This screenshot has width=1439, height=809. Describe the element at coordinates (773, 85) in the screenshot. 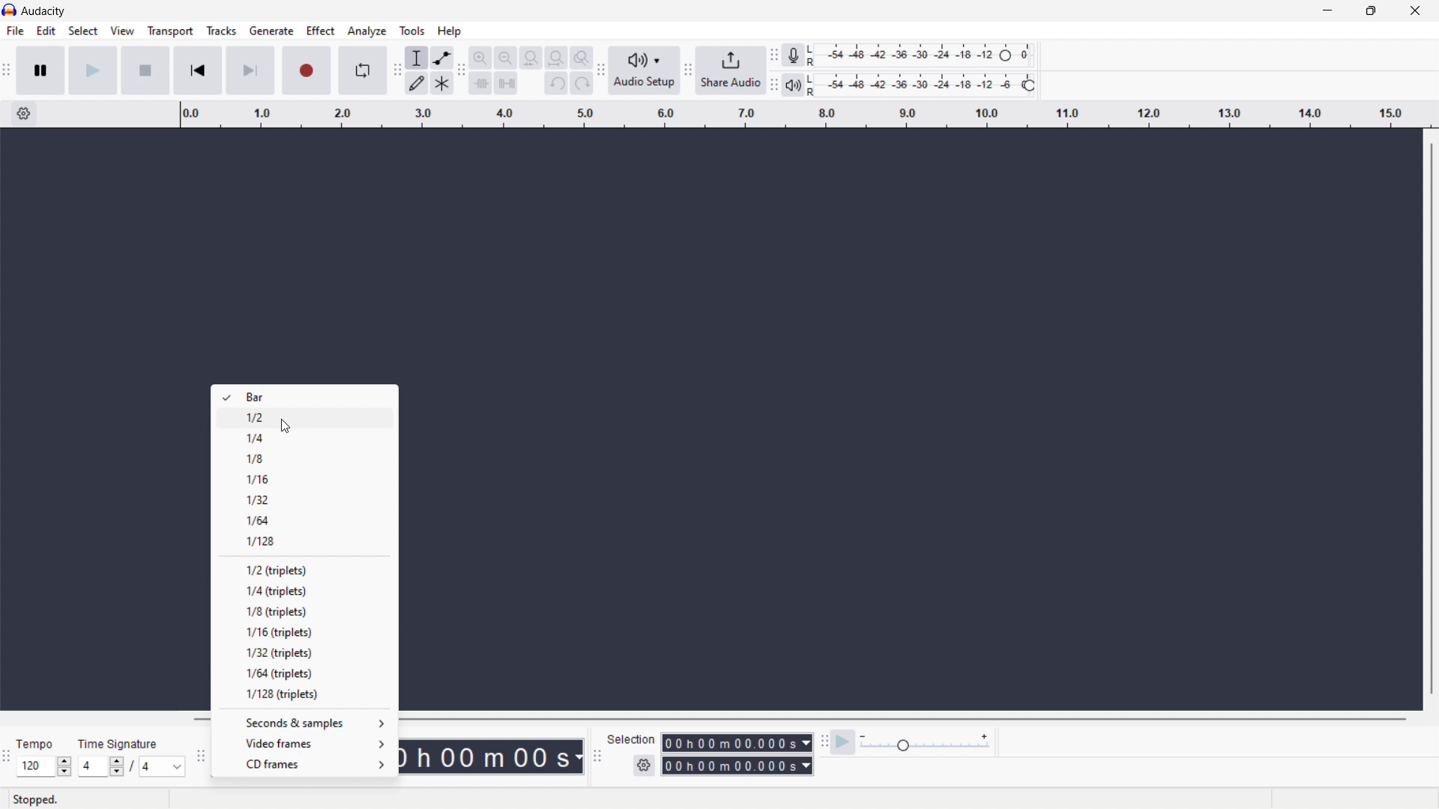

I see `playback meter toolbar` at that location.